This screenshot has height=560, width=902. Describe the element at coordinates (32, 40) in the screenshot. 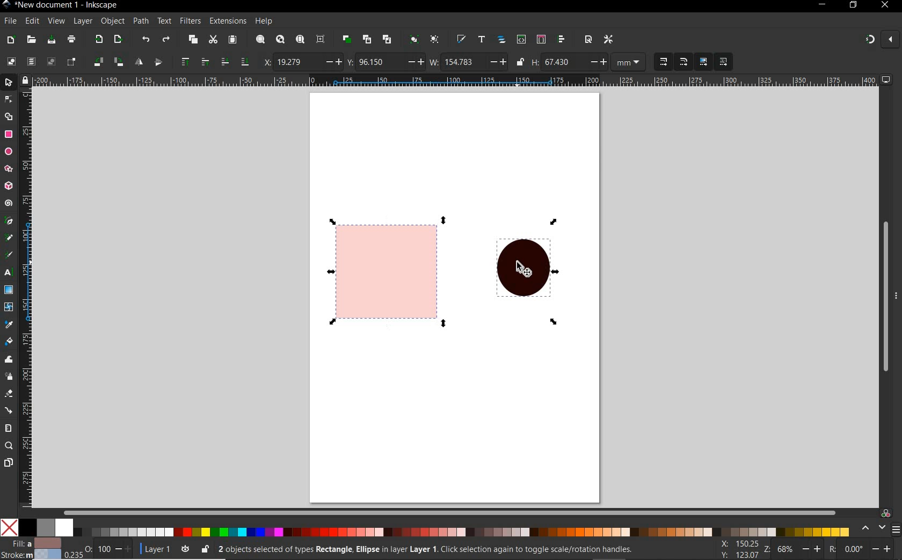

I see `open file dialog` at that location.